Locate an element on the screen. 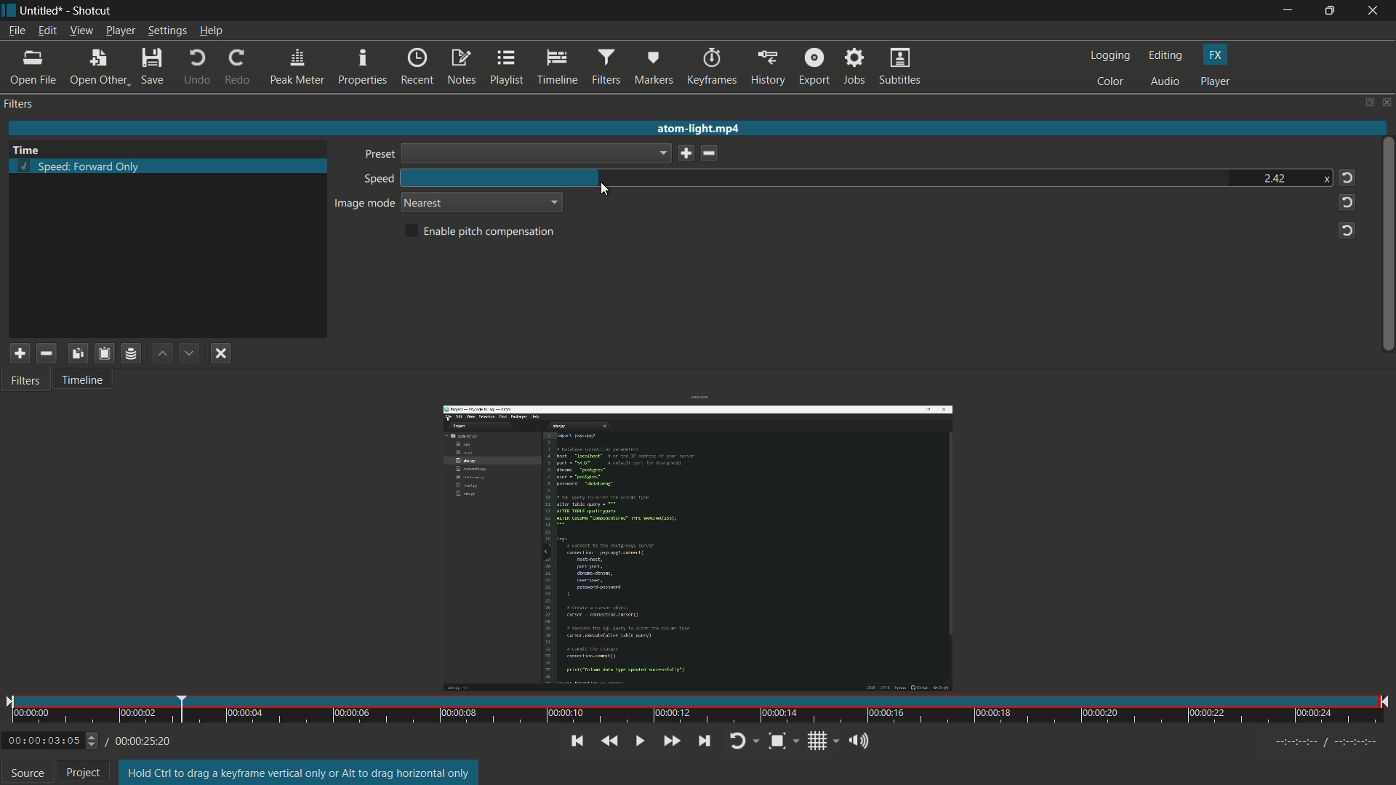 The image size is (1396, 785). timeline is located at coordinates (557, 68).